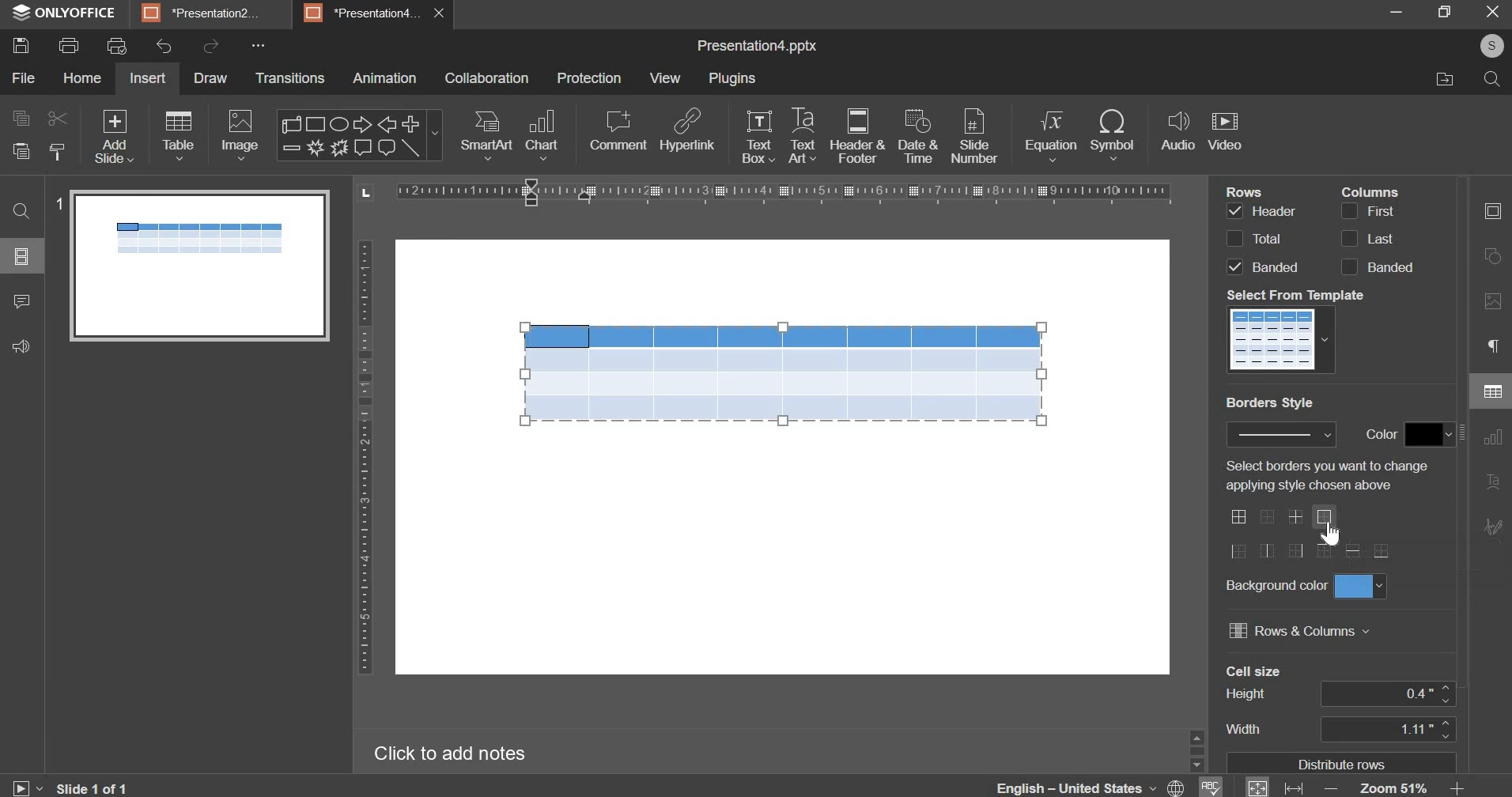 The height and width of the screenshot is (797, 1512). What do you see at coordinates (198, 266) in the screenshot?
I see `slide preview` at bounding box center [198, 266].